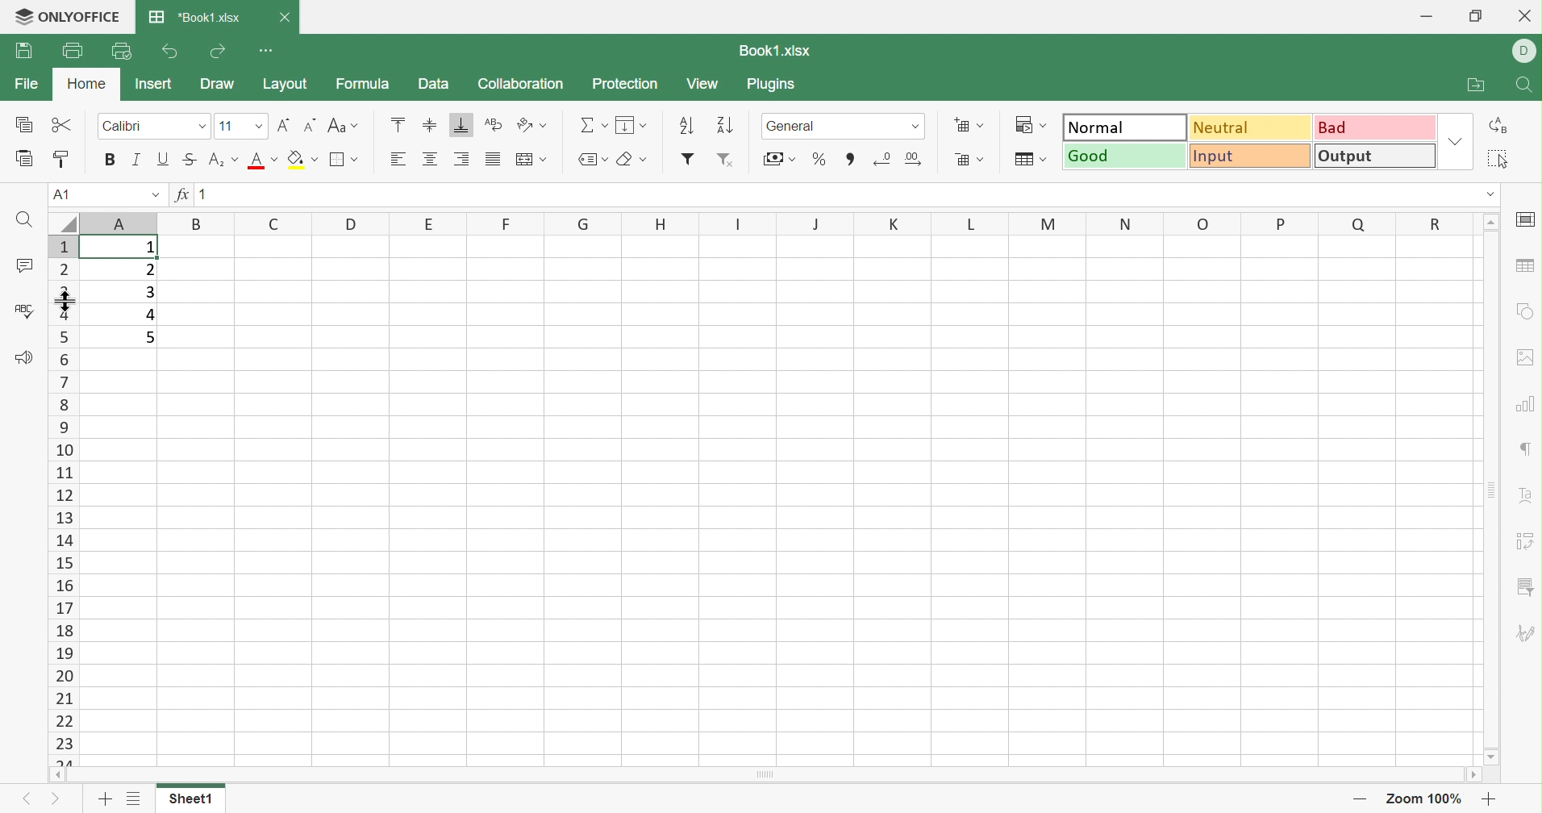 The width and height of the screenshot is (1542, 813). I want to click on List of sheets, so click(132, 796).